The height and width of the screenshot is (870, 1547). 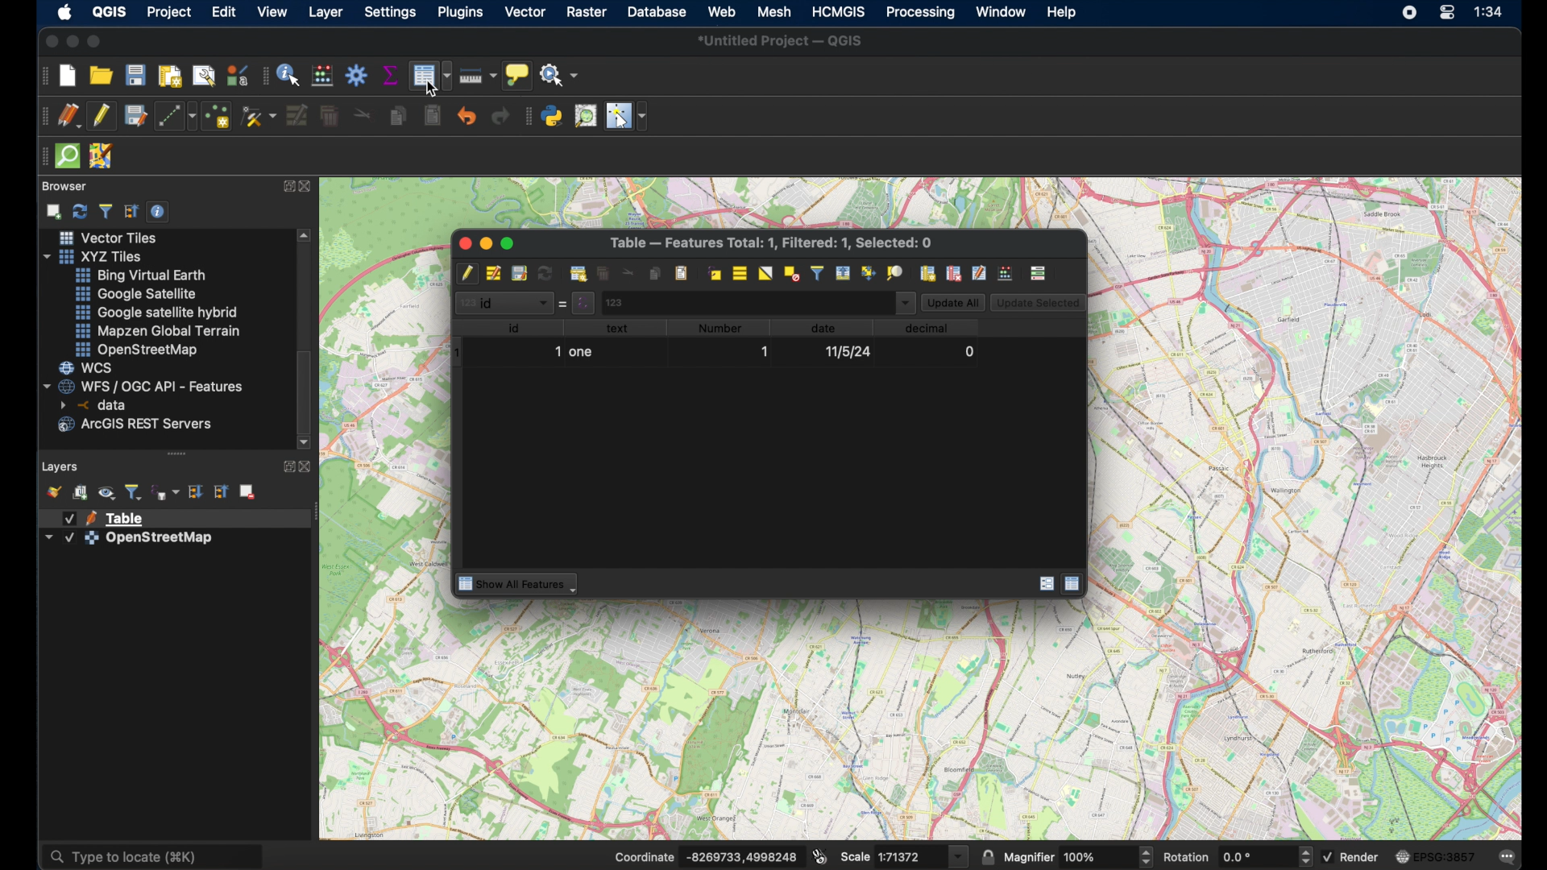 What do you see at coordinates (434, 89) in the screenshot?
I see `cursor` at bounding box center [434, 89].